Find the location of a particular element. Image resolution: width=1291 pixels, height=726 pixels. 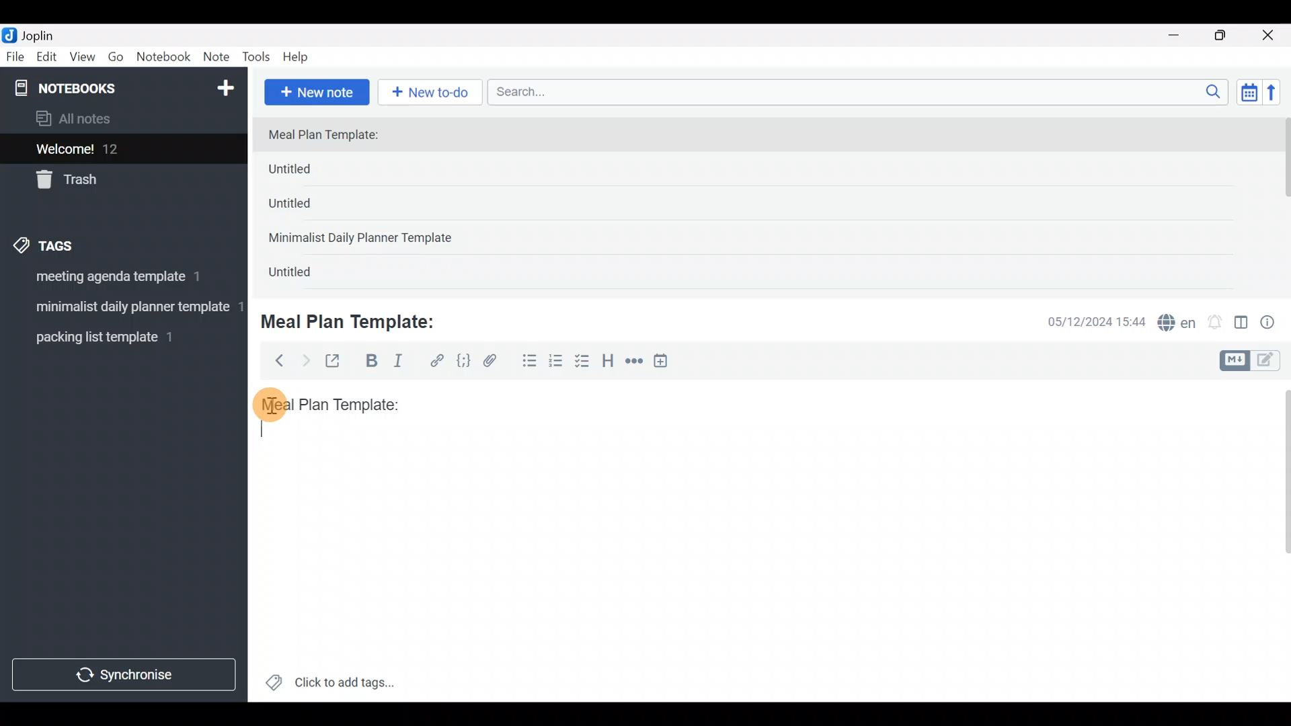

All notes is located at coordinates (120, 120).